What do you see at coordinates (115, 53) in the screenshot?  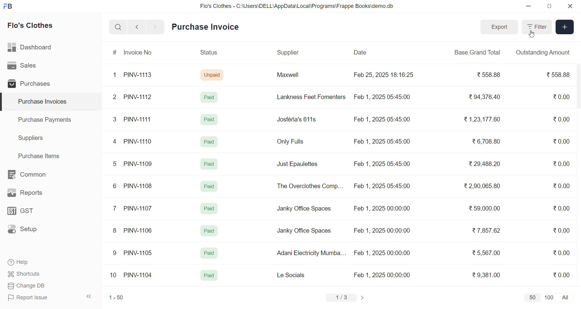 I see `#` at bounding box center [115, 53].